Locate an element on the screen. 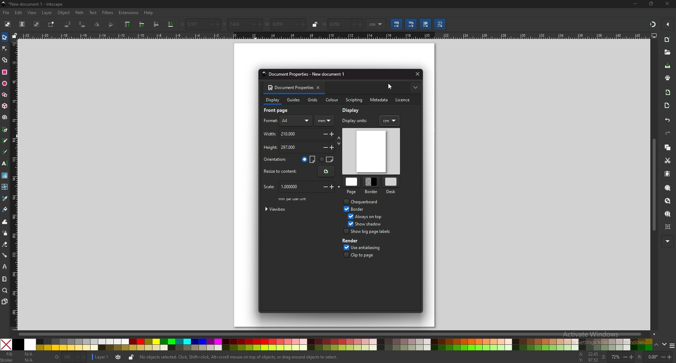 Image resolution: width=676 pixels, height=363 pixels. Checkbox is located at coordinates (349, 216).